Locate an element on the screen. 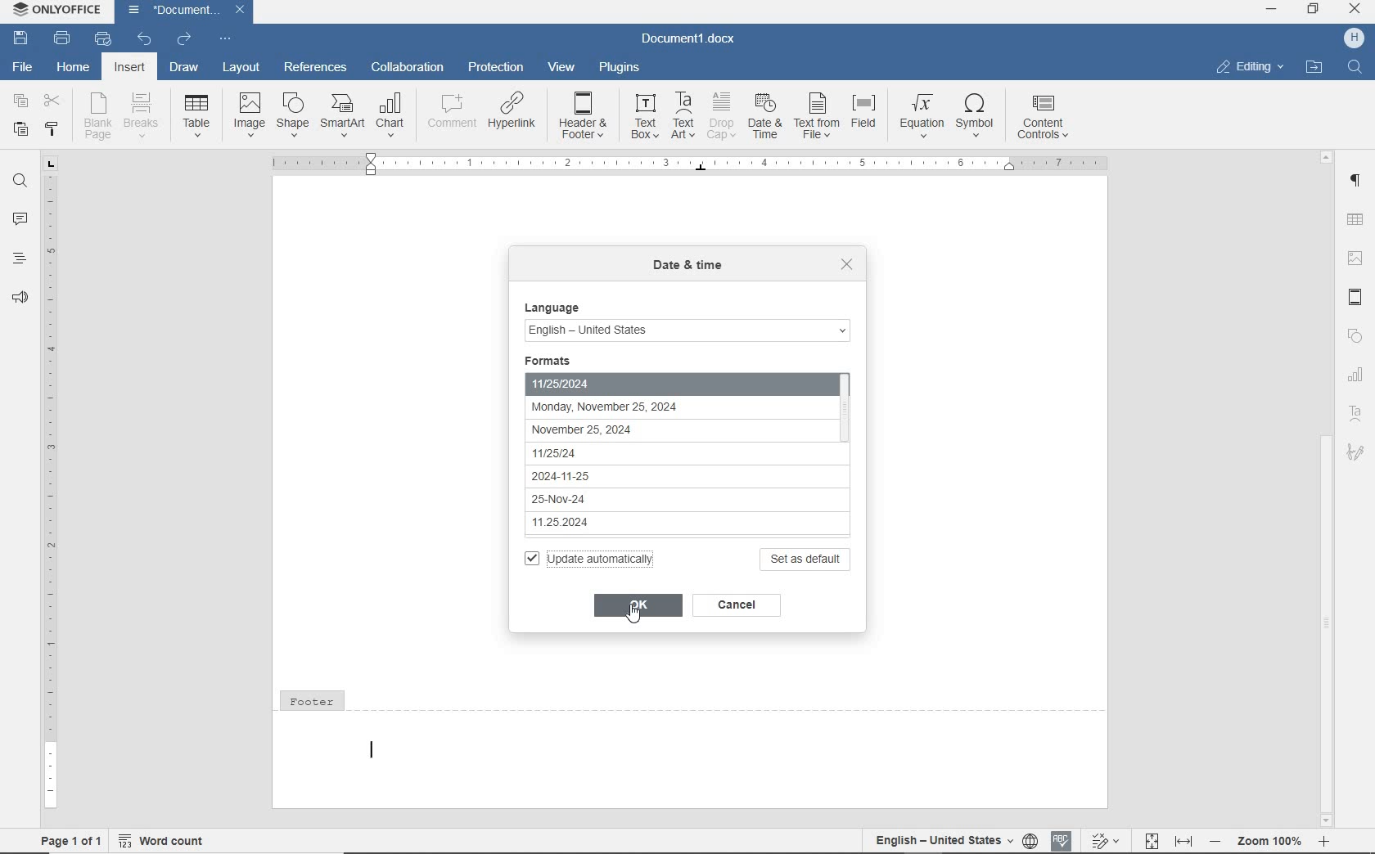 The height and width of the screenshot is (854, 1375). 2024-11-25 is located at coordinates (624, 474).